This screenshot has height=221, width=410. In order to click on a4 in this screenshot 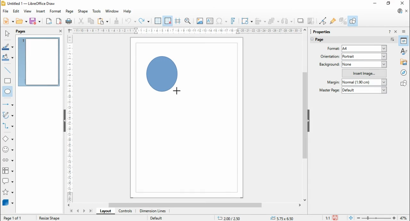, I will do `click(364, 49)`.